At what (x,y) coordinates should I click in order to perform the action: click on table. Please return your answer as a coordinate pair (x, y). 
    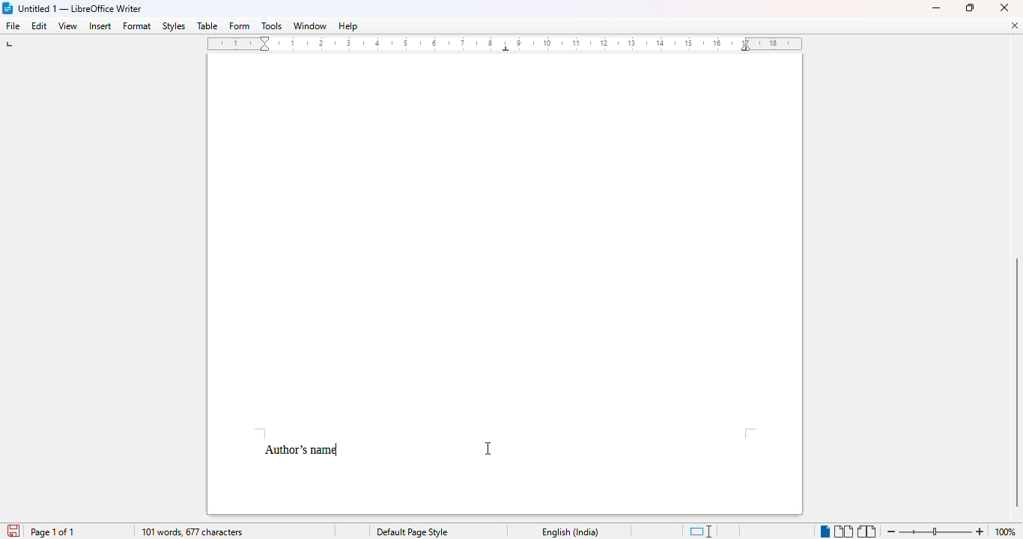
    Looking at the image, I should click on (207, 26).